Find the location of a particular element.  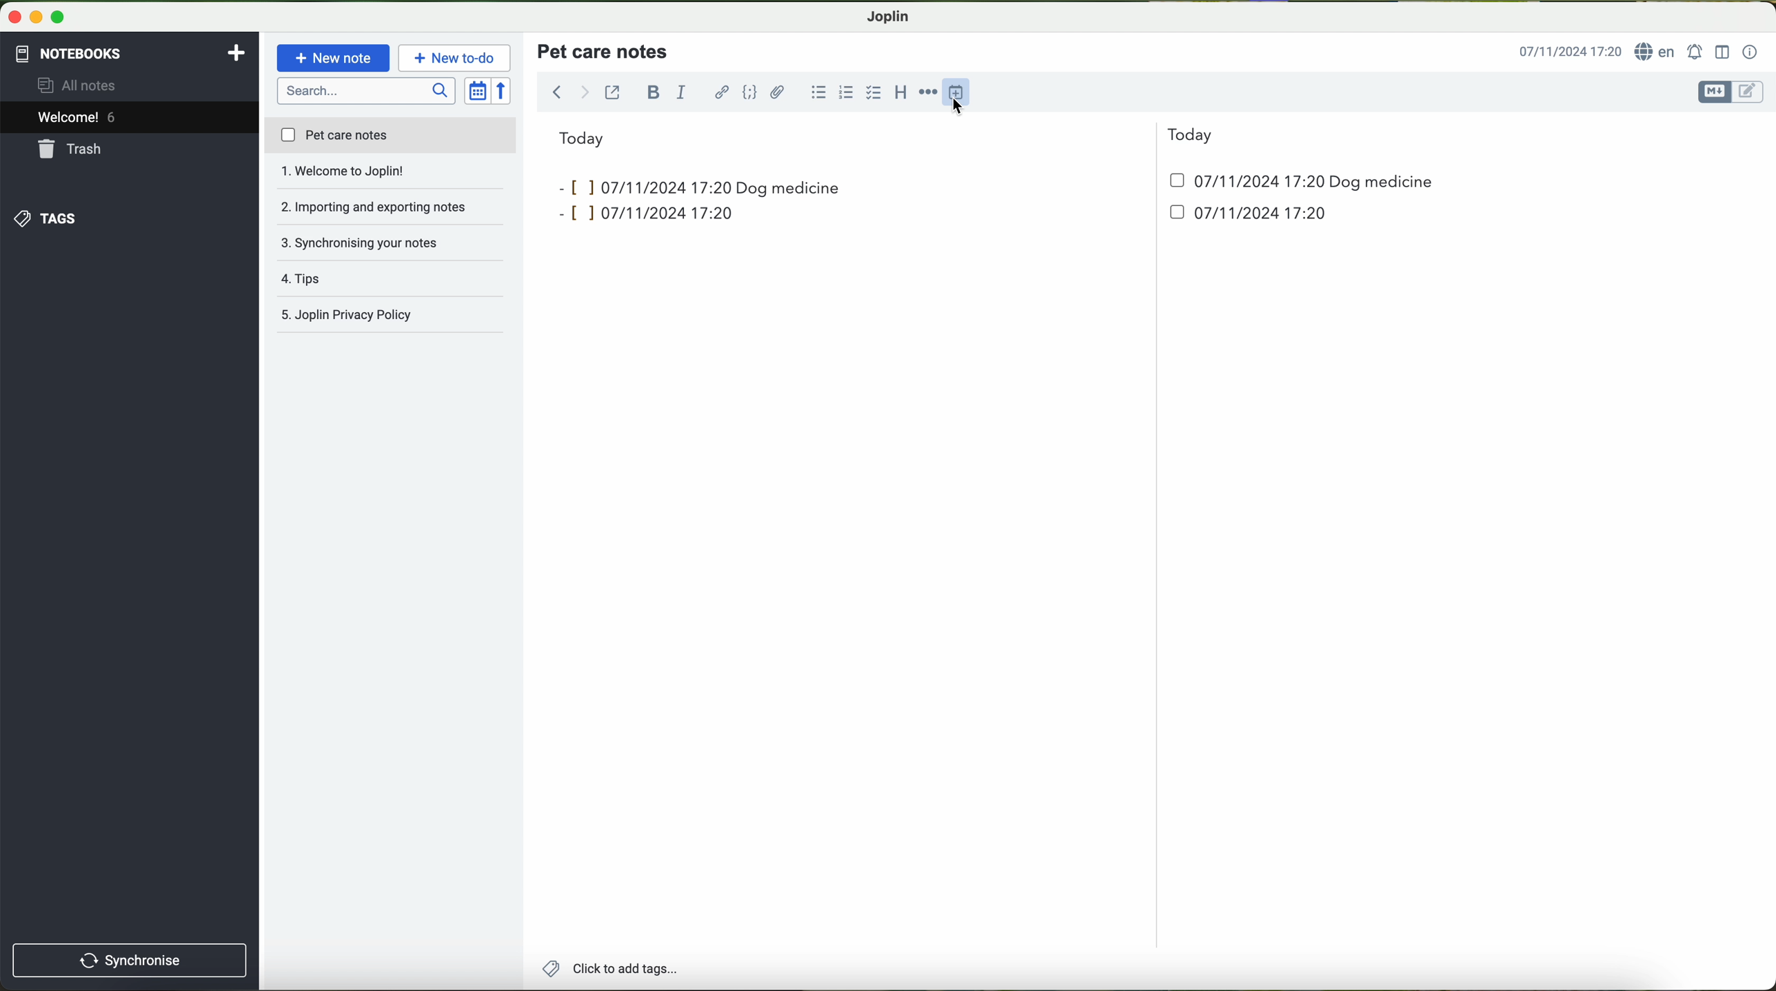

toggle external editing is located at coordinates (612, 92).